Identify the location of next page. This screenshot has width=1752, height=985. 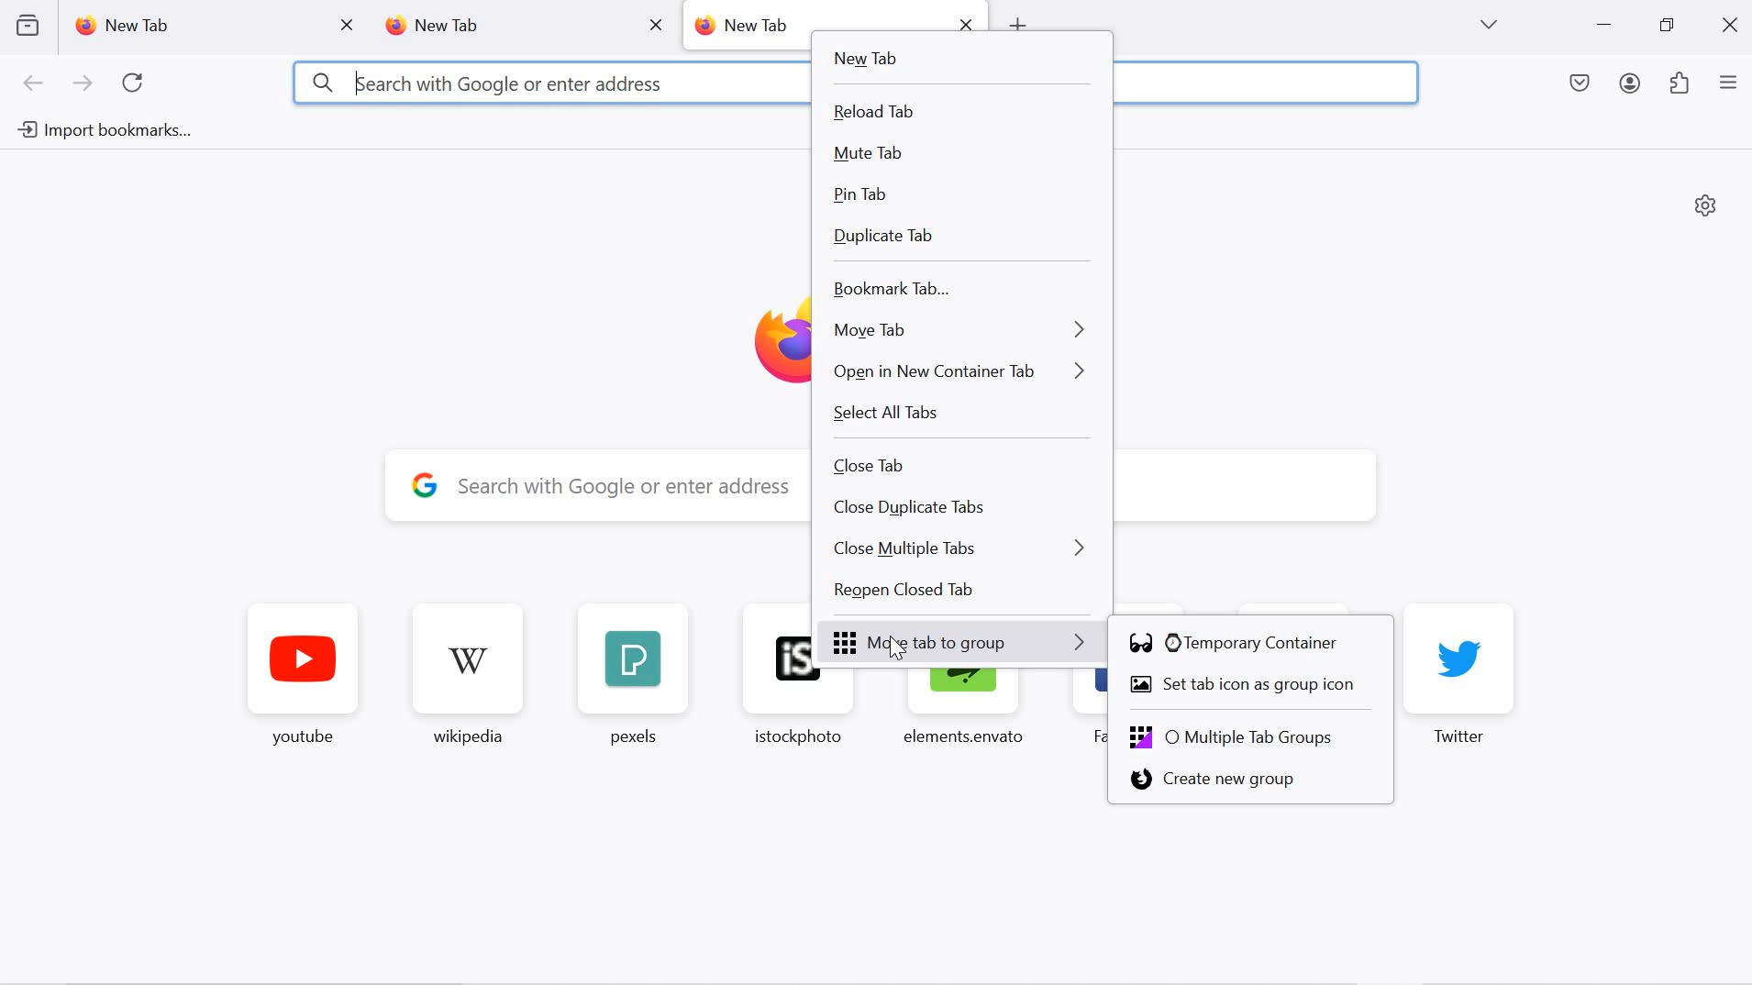
(83, 84).